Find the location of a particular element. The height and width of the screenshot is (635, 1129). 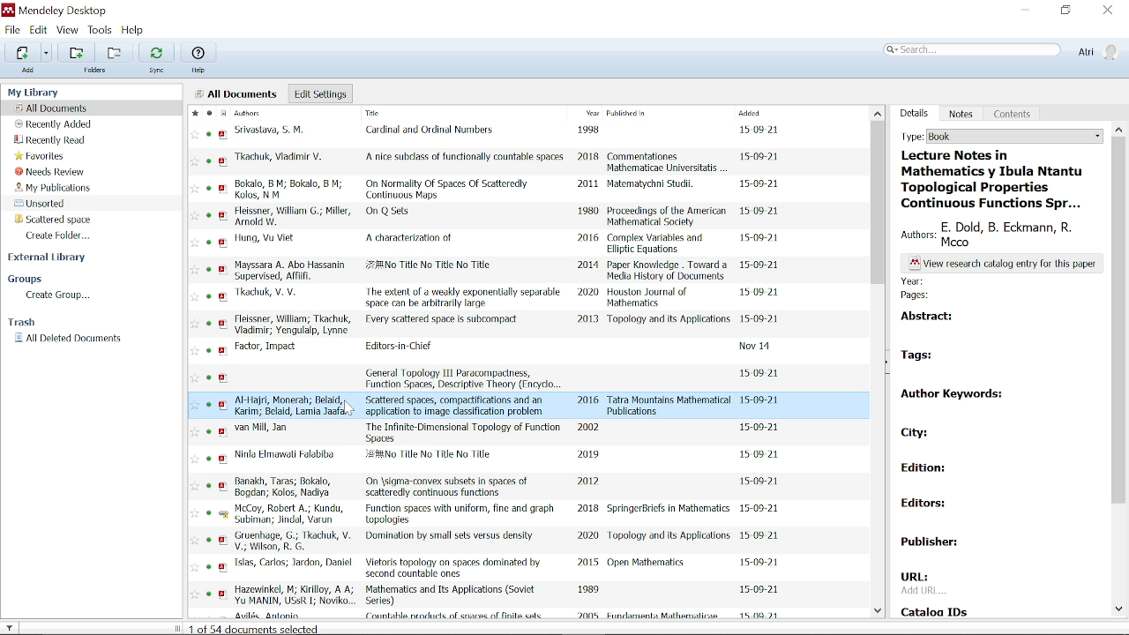

Added  is located at coordinates (765, 113).